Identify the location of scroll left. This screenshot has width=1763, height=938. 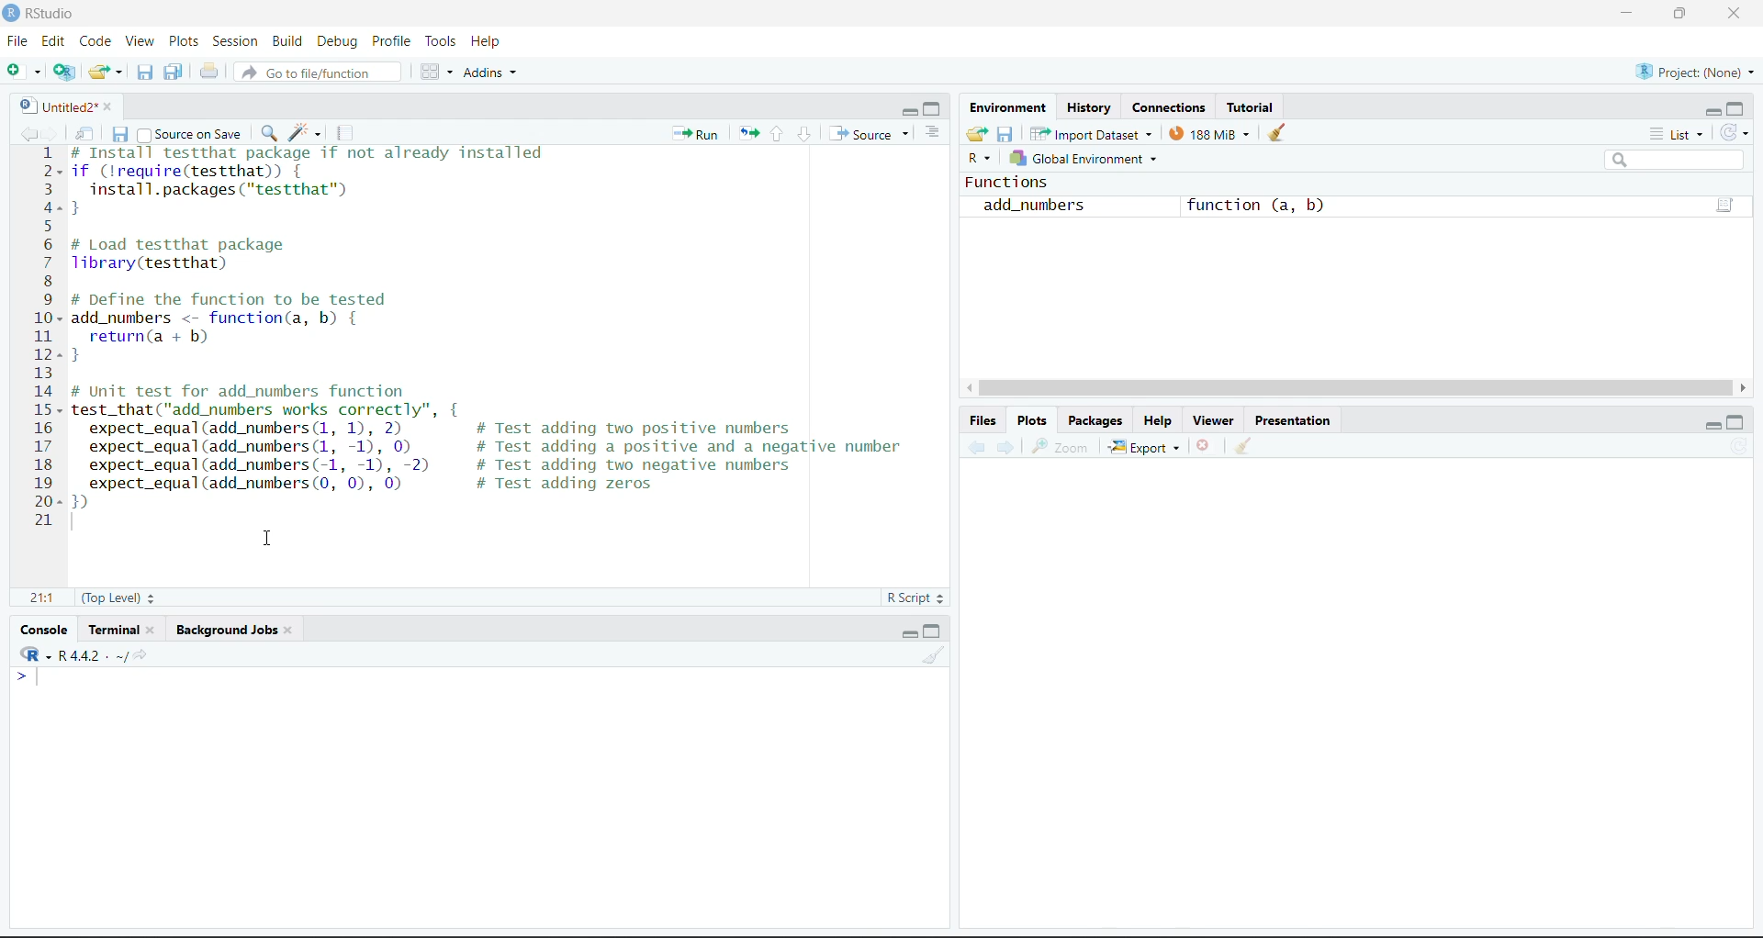
(969, 387).